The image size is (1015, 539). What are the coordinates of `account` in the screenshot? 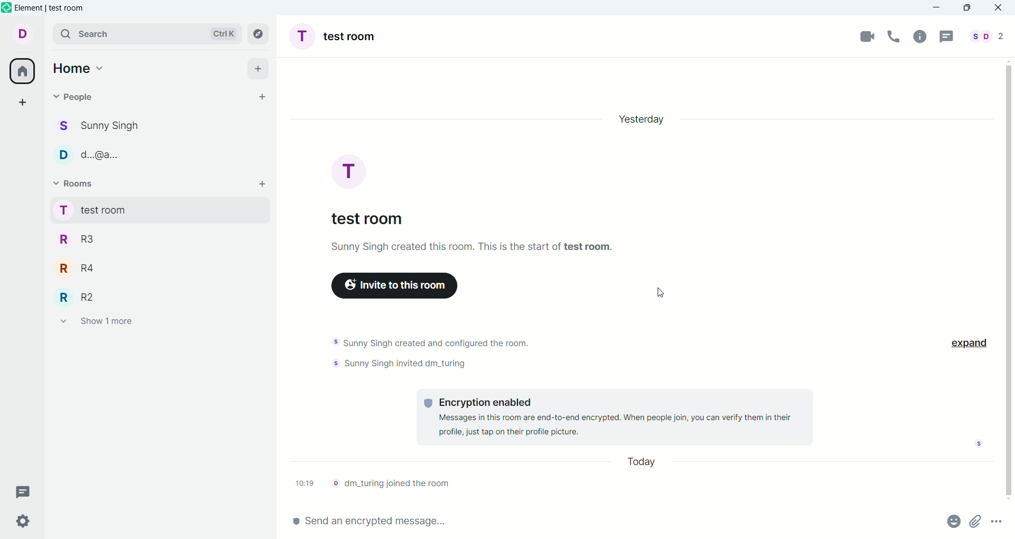 It's located at (23, 34).